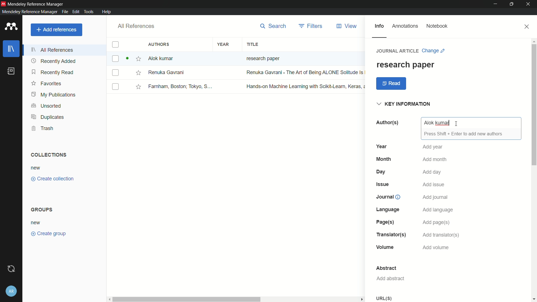 The width and height of the screenshot is (537, 302). What do you see at coordinates (53, 50) in the screenshot?
I see `all references` at bounding box center [53, 50].